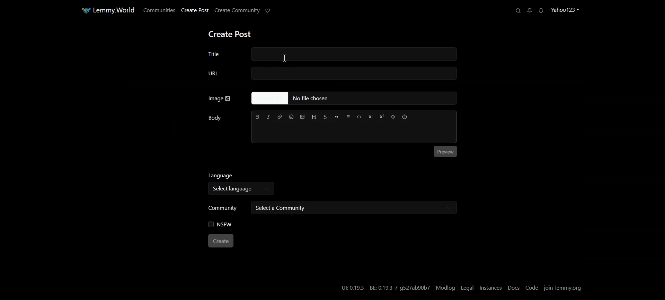  I want to click on Image, so click(220, 99).